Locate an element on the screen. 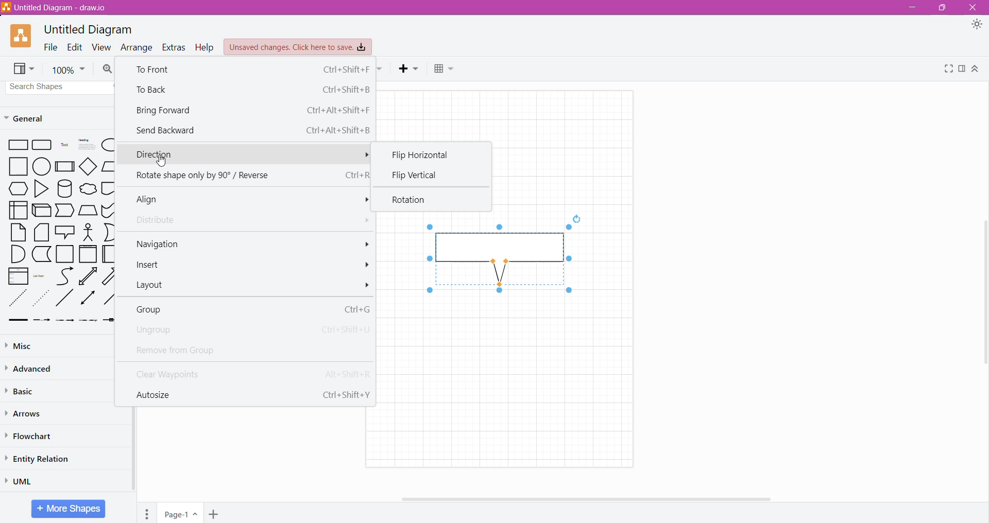 This screenshot has width=989, height=523. Square is located at coordinates (14, 167).